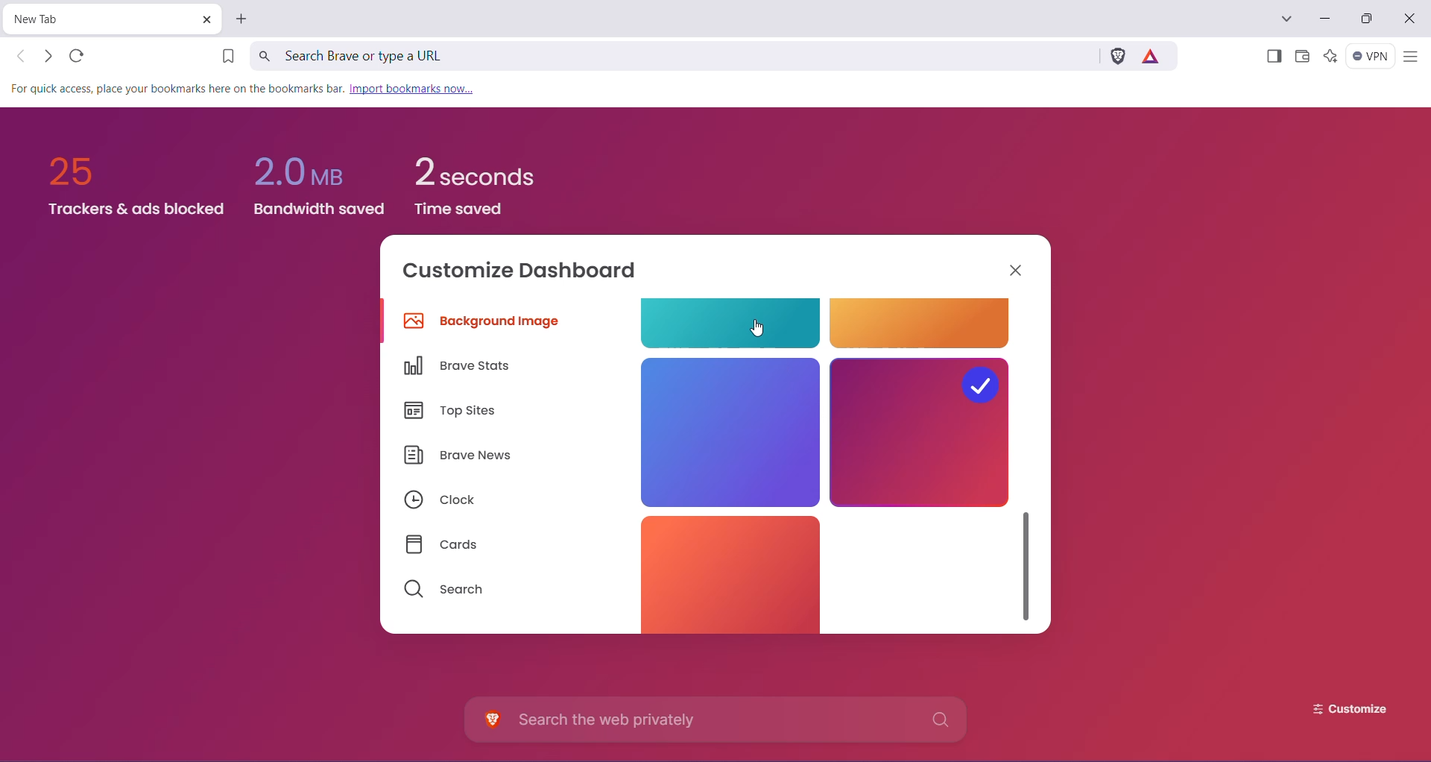  I want to click on Show Sidebar, so click(1272, 57).